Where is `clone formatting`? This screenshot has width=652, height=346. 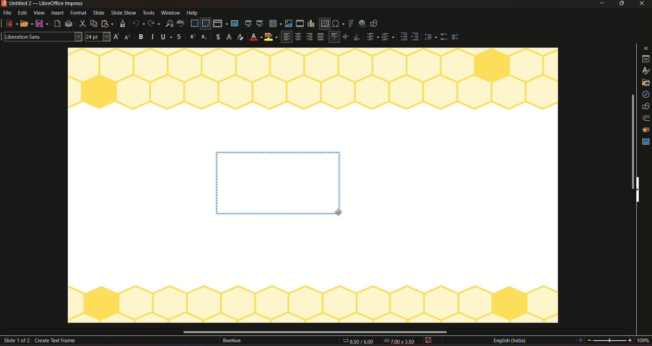
clone formatting is located at coordinates (122, 24).